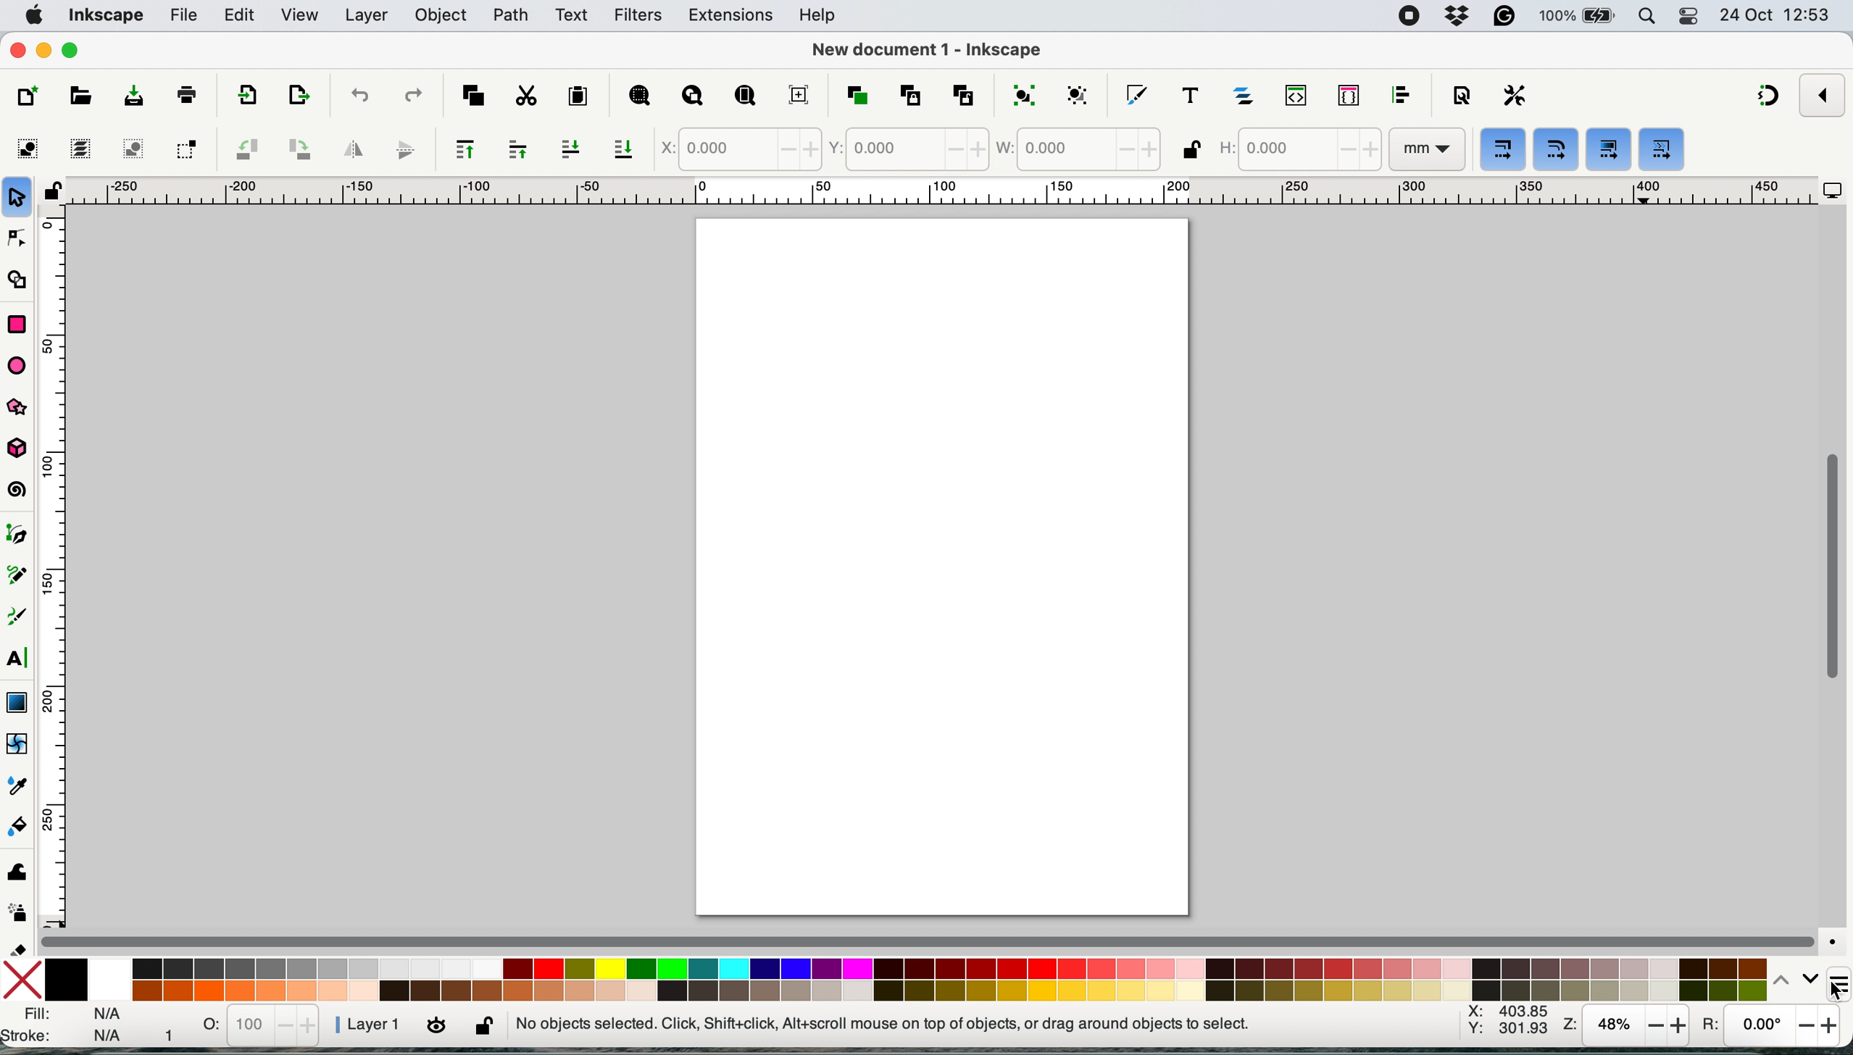 The width and height of the screenshot is (1853, 1055). Describe the element at coordinates (359, 96) in the screenshot. I see `undo` at that location.